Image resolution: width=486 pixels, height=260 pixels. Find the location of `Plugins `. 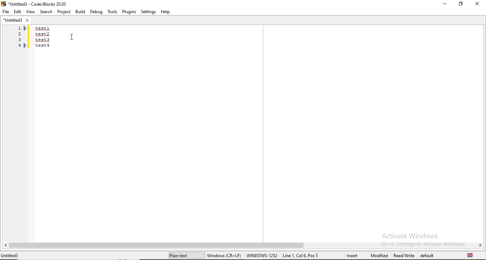

Plugins  is located at coordinates (128, 12).